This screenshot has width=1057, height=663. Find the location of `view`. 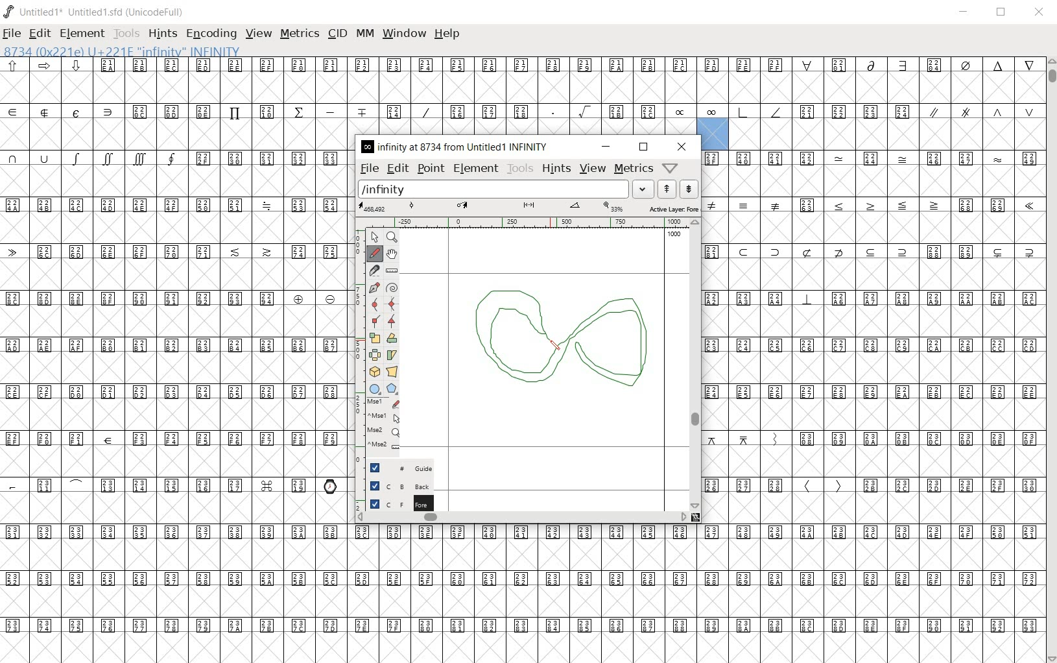

view is located at coordinates (260, 33).